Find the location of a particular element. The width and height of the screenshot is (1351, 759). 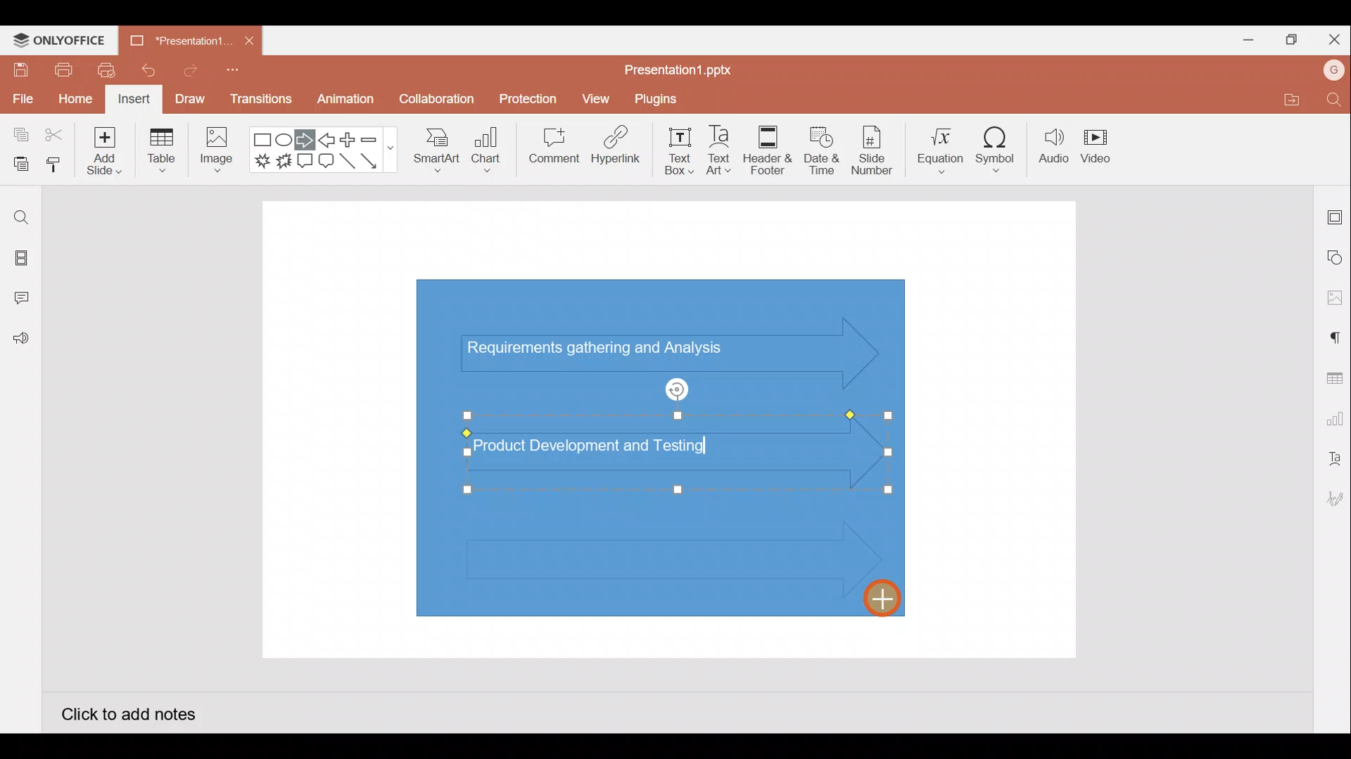

Comment is located at coordinates (549, 148).